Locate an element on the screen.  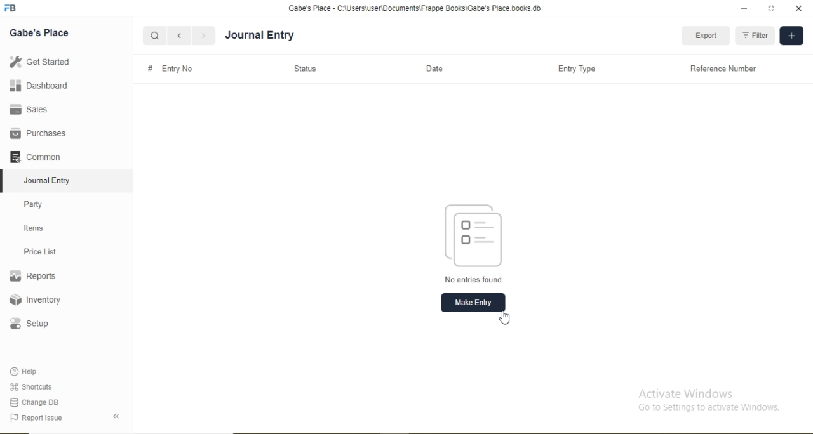
Date is located at coordinates (434, 68).